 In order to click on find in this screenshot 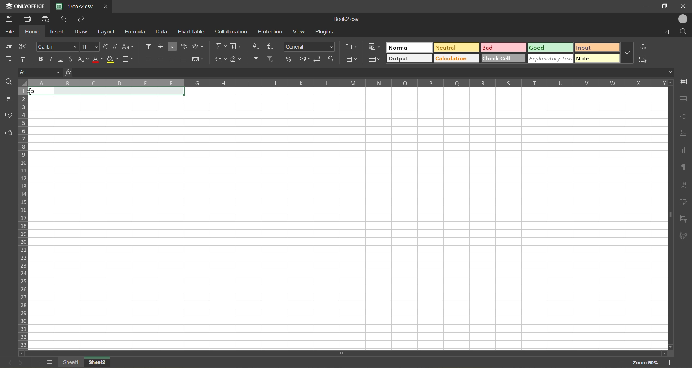, I will do `click(684, 32)`.